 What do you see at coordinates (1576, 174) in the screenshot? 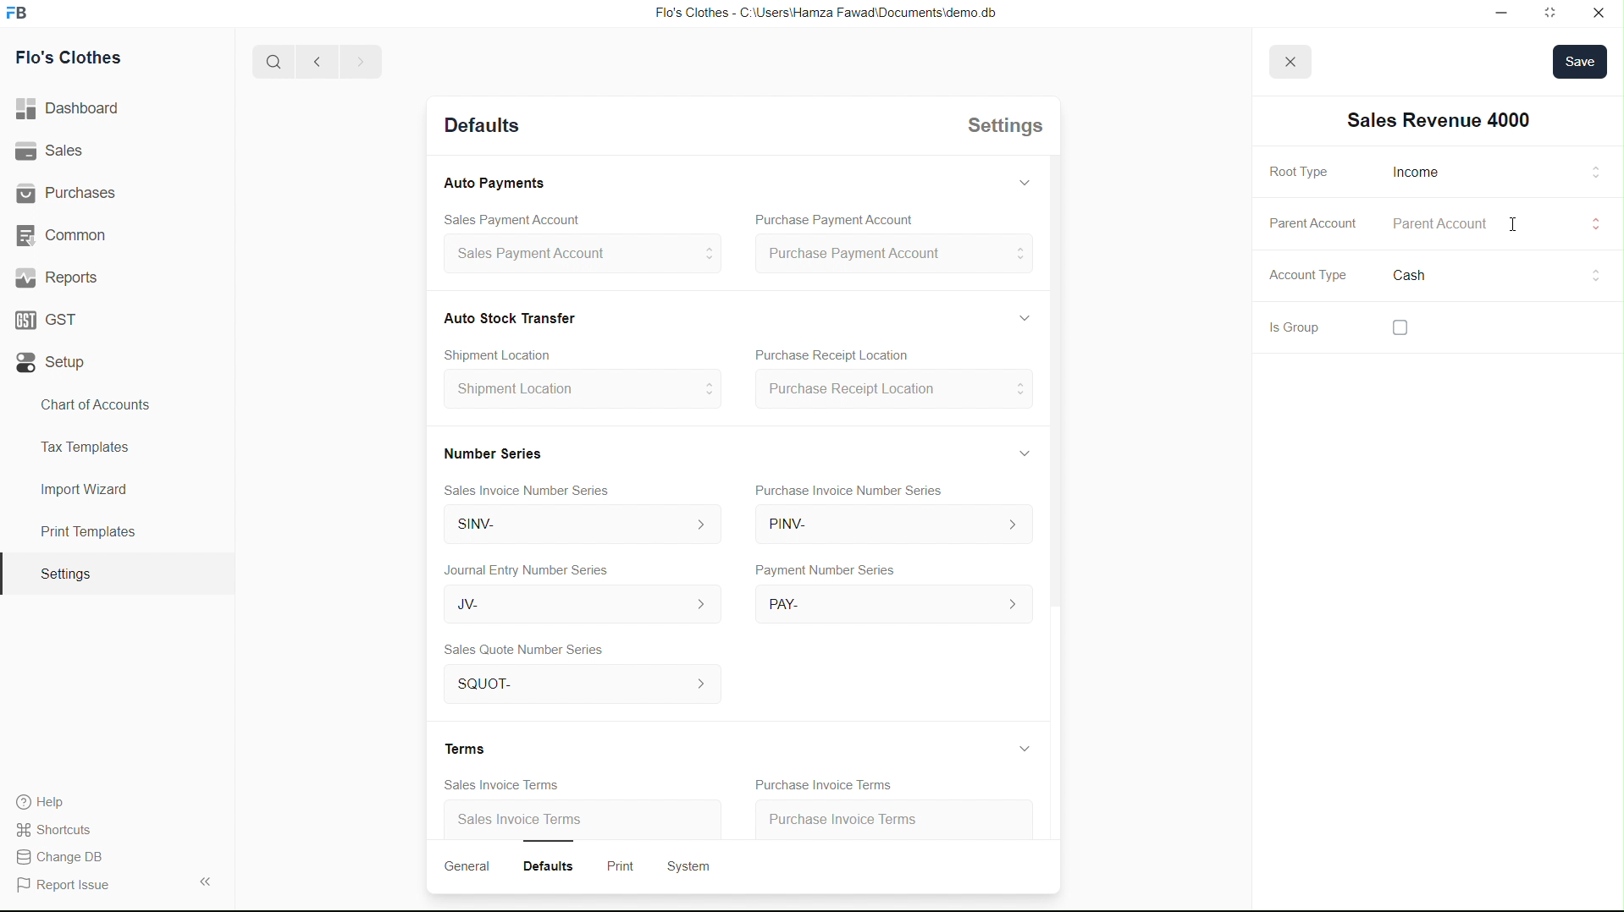
I see `` at bounding box center [1576, 174].